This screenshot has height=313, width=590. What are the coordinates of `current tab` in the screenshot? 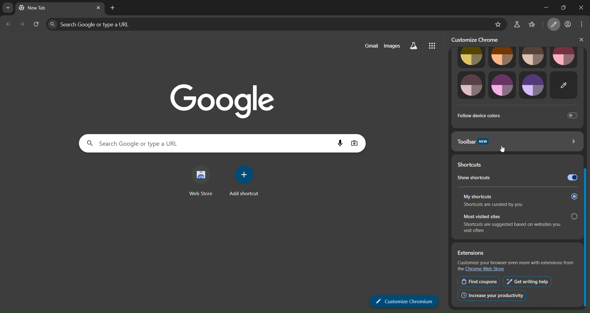 It's located at (44, 8).